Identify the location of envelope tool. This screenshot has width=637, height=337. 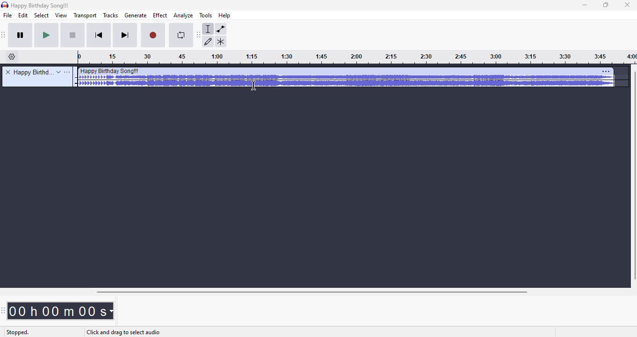
(221, 29).